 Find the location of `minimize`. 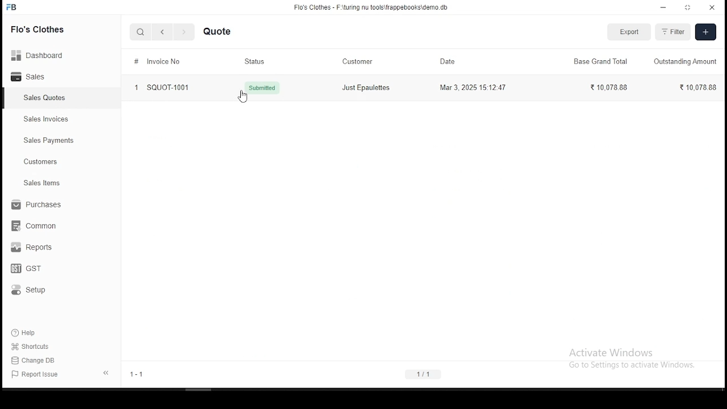

minimize is located at coordinates (661, 7).